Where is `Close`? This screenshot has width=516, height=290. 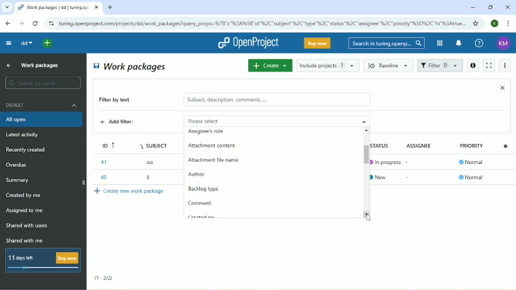 Close is located at coordinates (507, 7).